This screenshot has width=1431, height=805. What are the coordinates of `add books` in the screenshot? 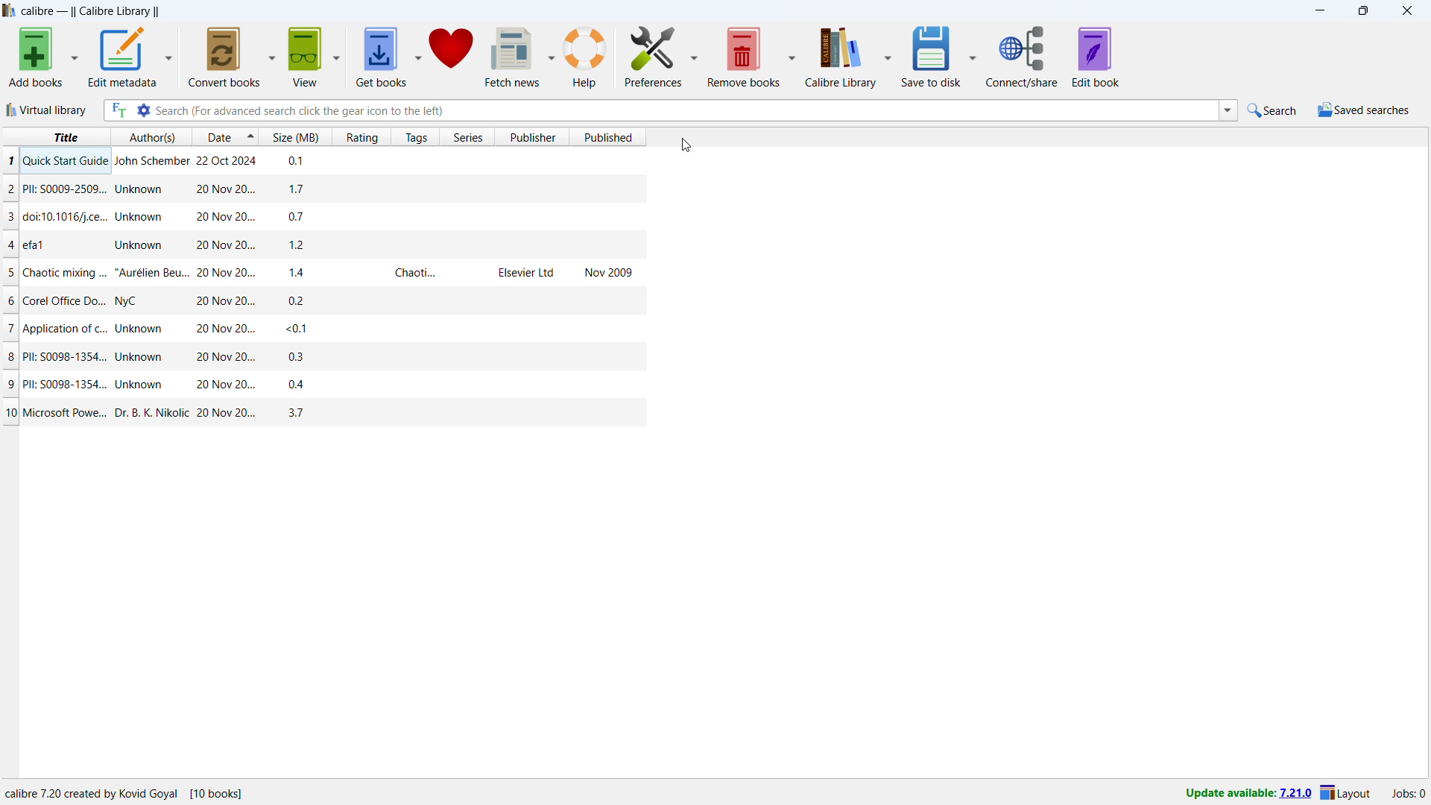 It's located at (37, 57).